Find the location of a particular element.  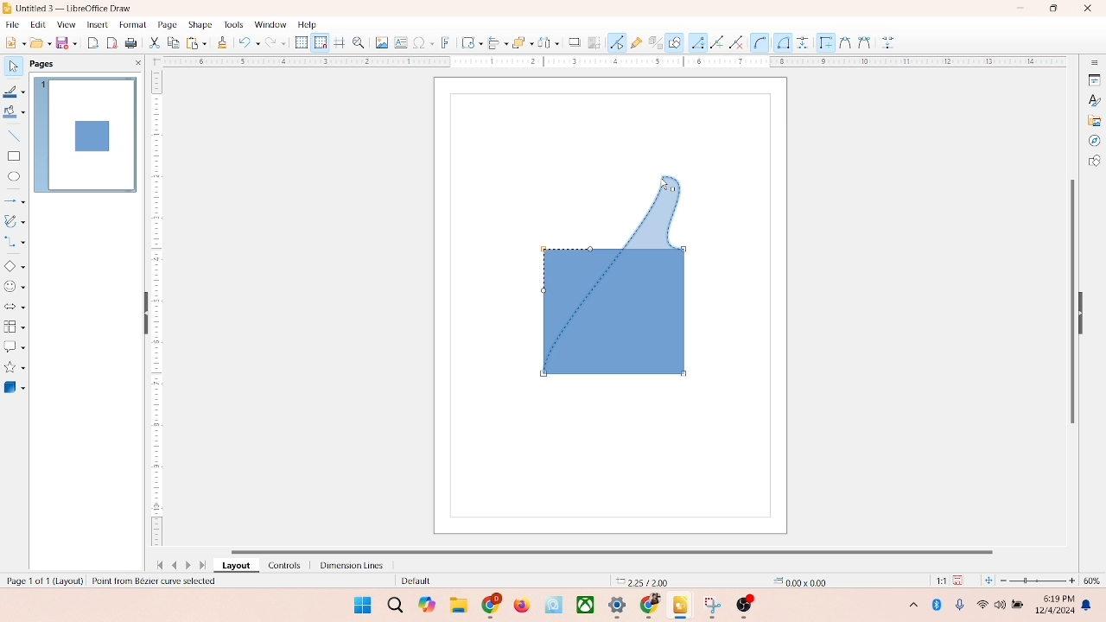

shapes is located at coordinates (1094, 162).